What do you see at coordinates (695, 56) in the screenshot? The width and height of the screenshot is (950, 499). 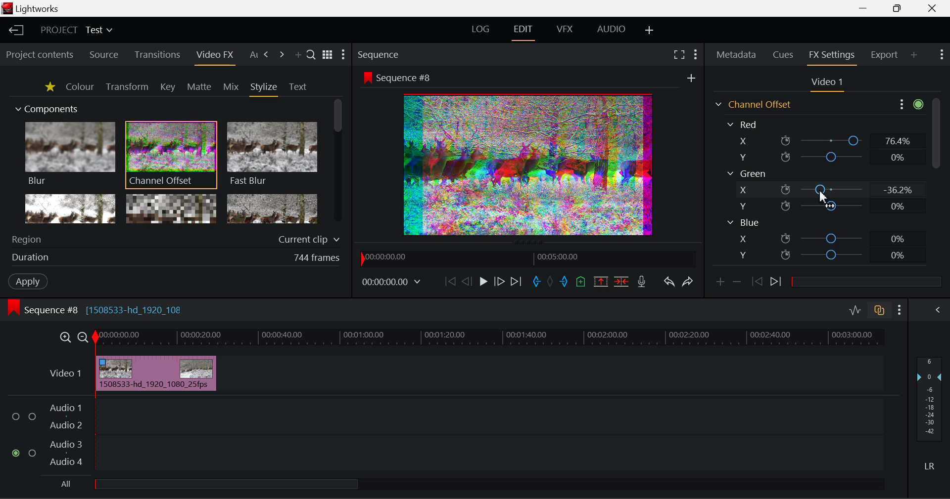 I see `Show Settings` at bounding box center [695, 56].